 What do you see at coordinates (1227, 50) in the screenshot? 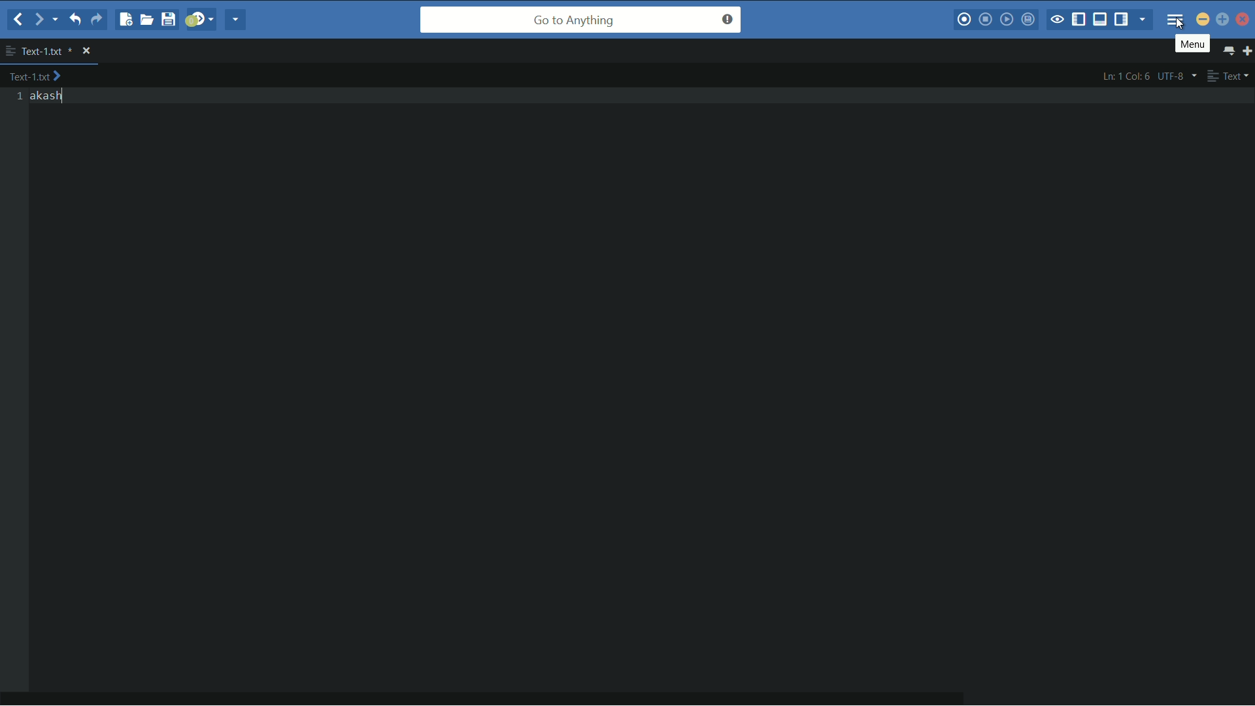
I see `show all tabs` at bounding box center [1227, 50].